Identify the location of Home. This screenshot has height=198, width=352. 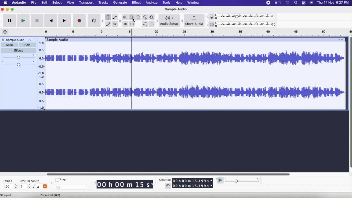
(6, 3).